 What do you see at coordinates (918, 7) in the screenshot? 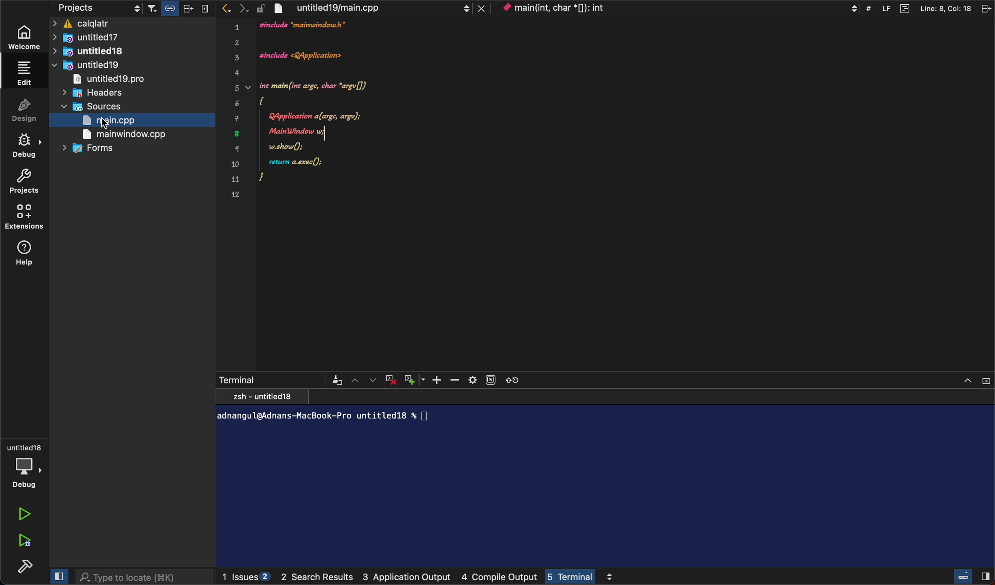
I see `file information` at bounding box center [918, 7].